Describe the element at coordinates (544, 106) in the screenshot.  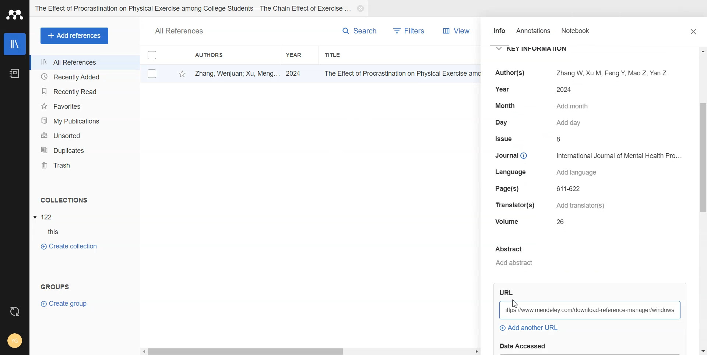
I see `Month Add month` at that location.